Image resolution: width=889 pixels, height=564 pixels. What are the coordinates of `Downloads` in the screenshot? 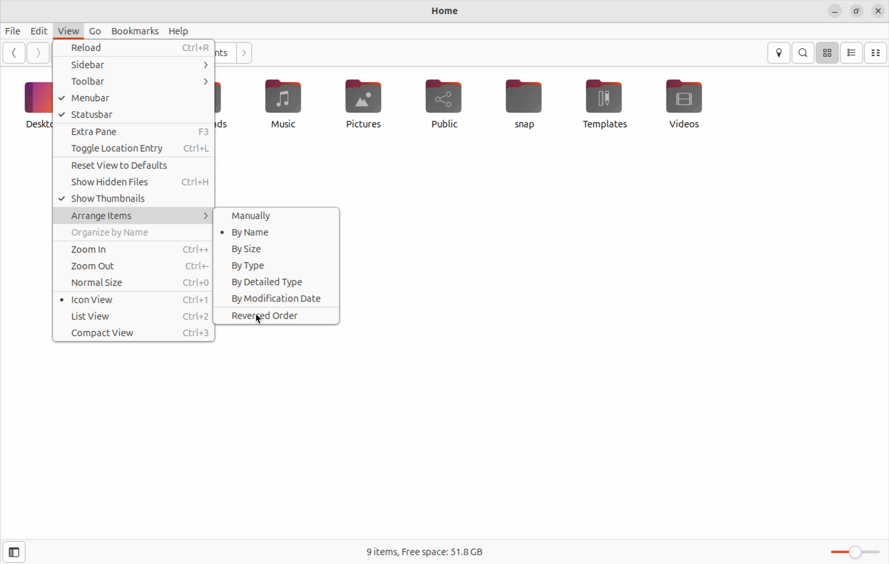 It's located at (225, 105).